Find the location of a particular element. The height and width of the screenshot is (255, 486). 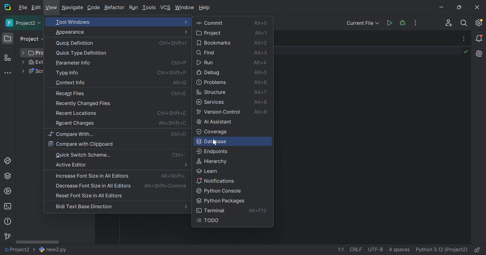

Tools is located at coordinates (149, 8).